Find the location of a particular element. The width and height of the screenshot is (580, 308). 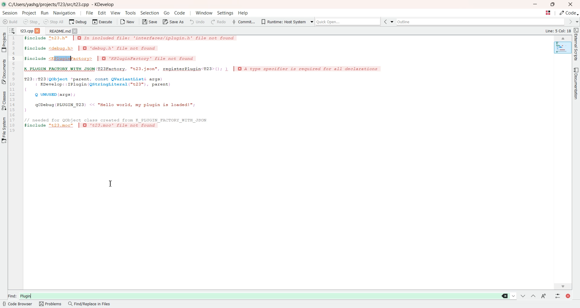

include “t23.h" | W@ In included file: 'interfaces/iplugin.h’ file not found
include sdebug.h> | B 'debug.h’ file not found
include <KPluginFactory> | B 'KPluginFactory' file not found
_ PLUGIN FACTORY WITH JSON (T23Factory, "t23.json", registerPlugin<723>(); ) | B A type specifier is required for all declarations
23: :723 (QObject ‘parent, const QUariantListi args)
: KDevelop::IPlugin(Q@StringLiteral ("t23"), parent)
Q UNUSED (args) ;
qCDebug (PLUGIN_T23) << "Hello world, my plugin is loaded!";
/ needed for Qobject class created from K_PLUGIN FACTORY WITH_JSON
include "t23.moc” | @ '¢23.moc’ file not found is located at coordinates (207, 85).